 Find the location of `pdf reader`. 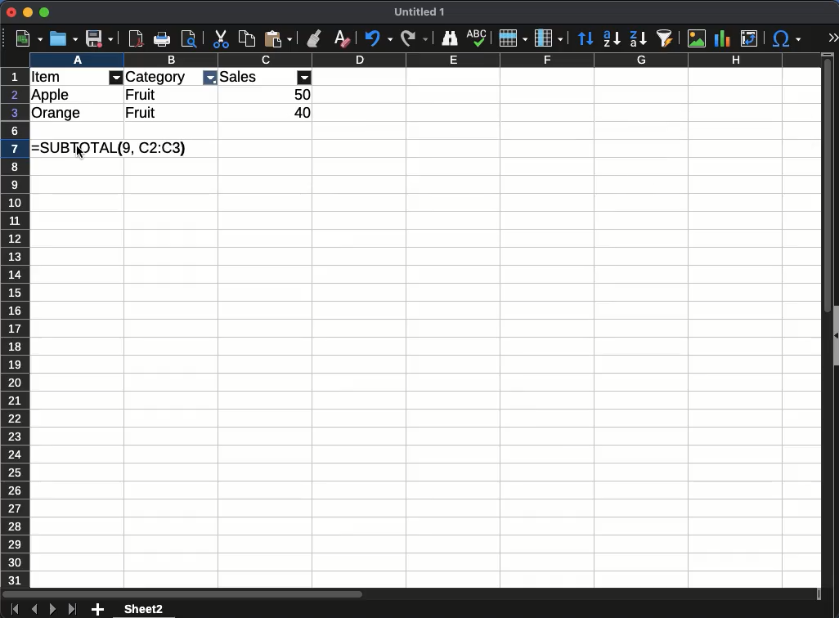

pdf reader is located at coordinates (136, 39).